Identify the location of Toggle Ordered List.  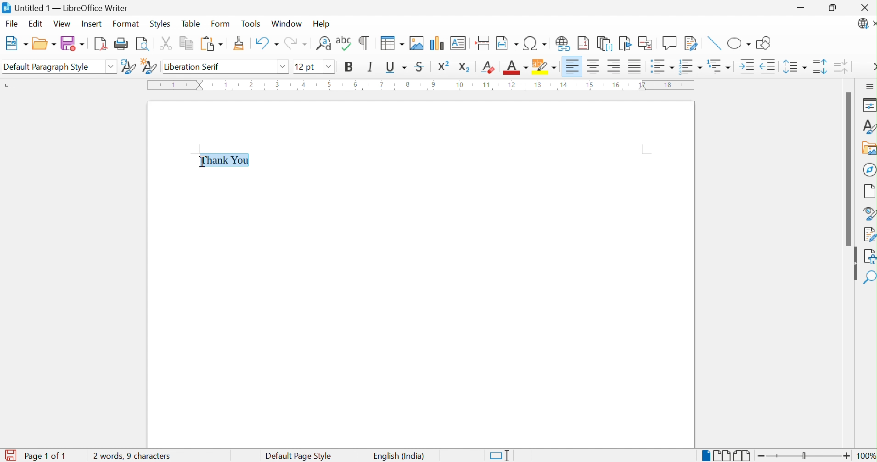
(690, 66).